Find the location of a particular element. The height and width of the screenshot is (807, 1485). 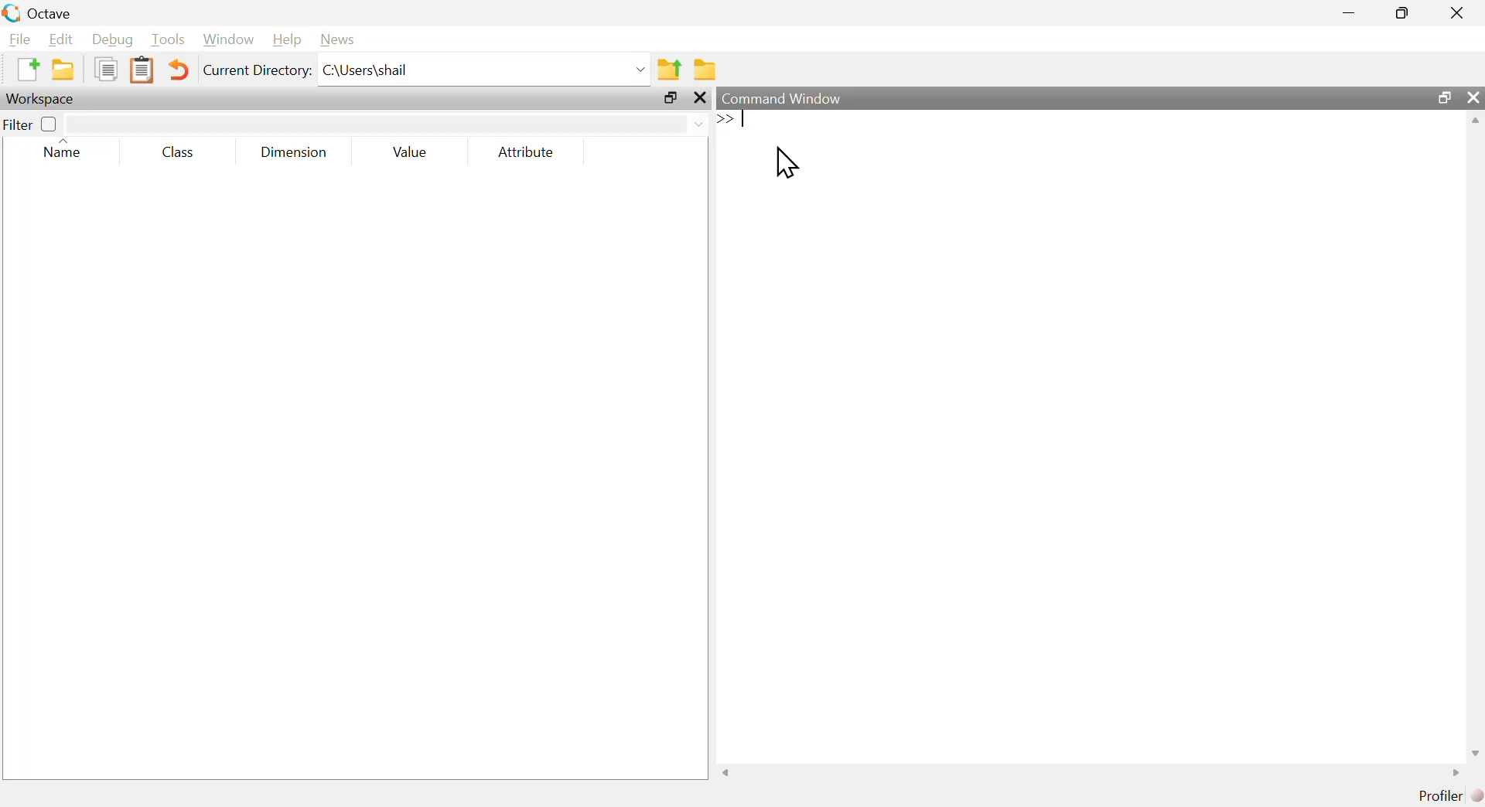

restore down is located at coordinates (1442, 99).